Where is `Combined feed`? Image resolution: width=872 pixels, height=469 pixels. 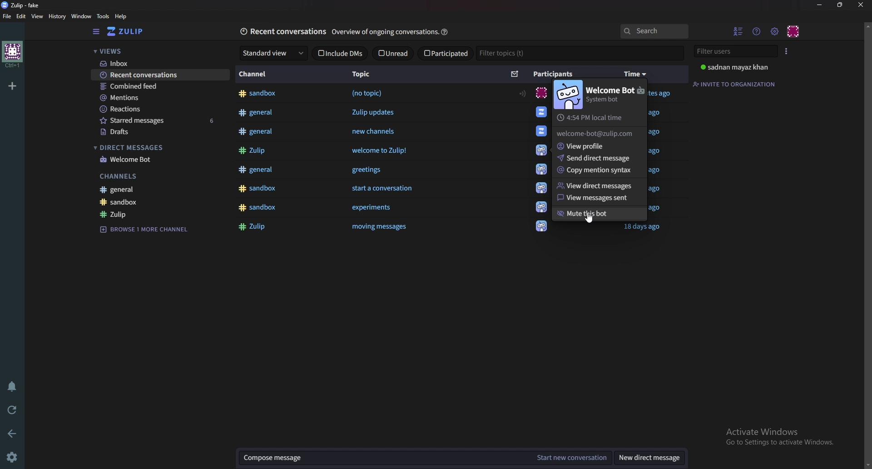
Combined feed is located at coordinates (161, 87).